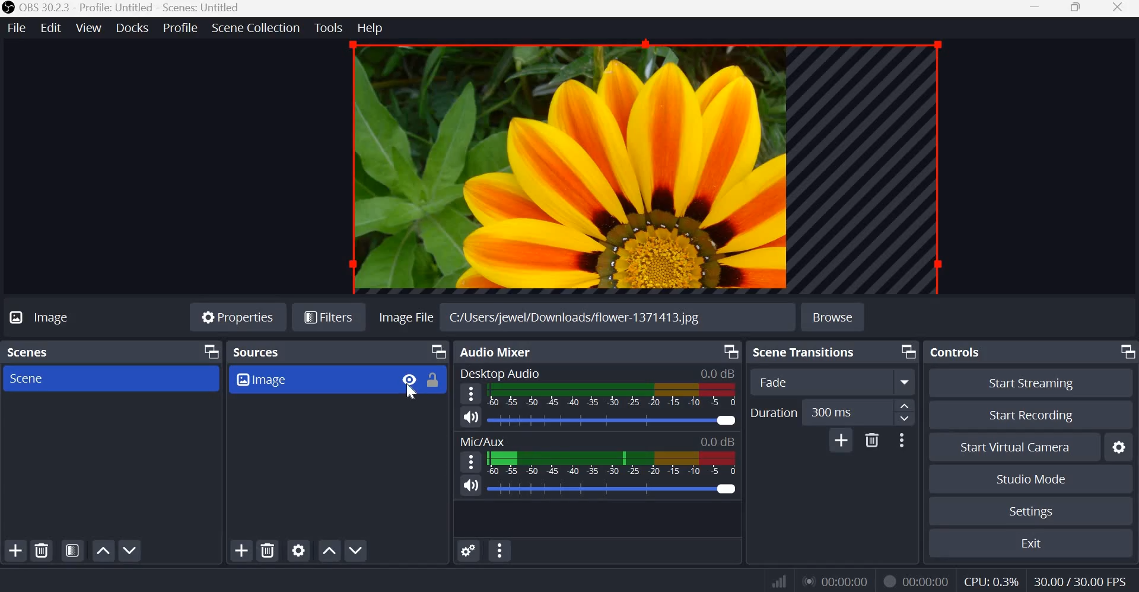 Image resolution: width=1139 pixels, height=592 pixels. I want to click on Profile, so click(180, 27).